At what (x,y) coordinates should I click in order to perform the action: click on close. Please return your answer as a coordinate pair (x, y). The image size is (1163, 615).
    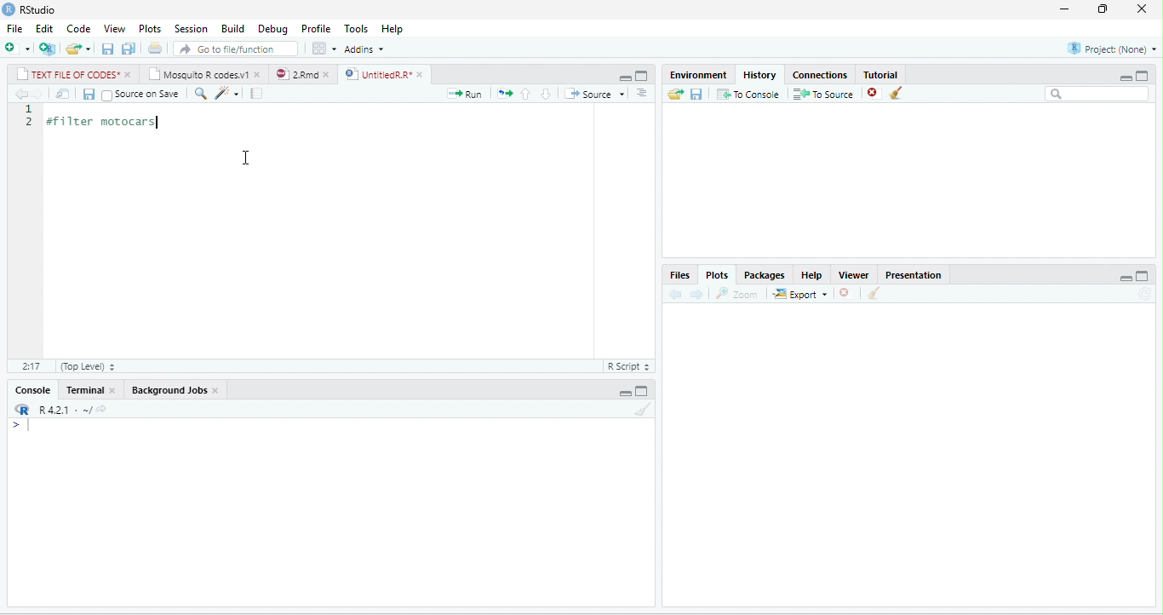
    Looking at the image, I should click on (114, 389).